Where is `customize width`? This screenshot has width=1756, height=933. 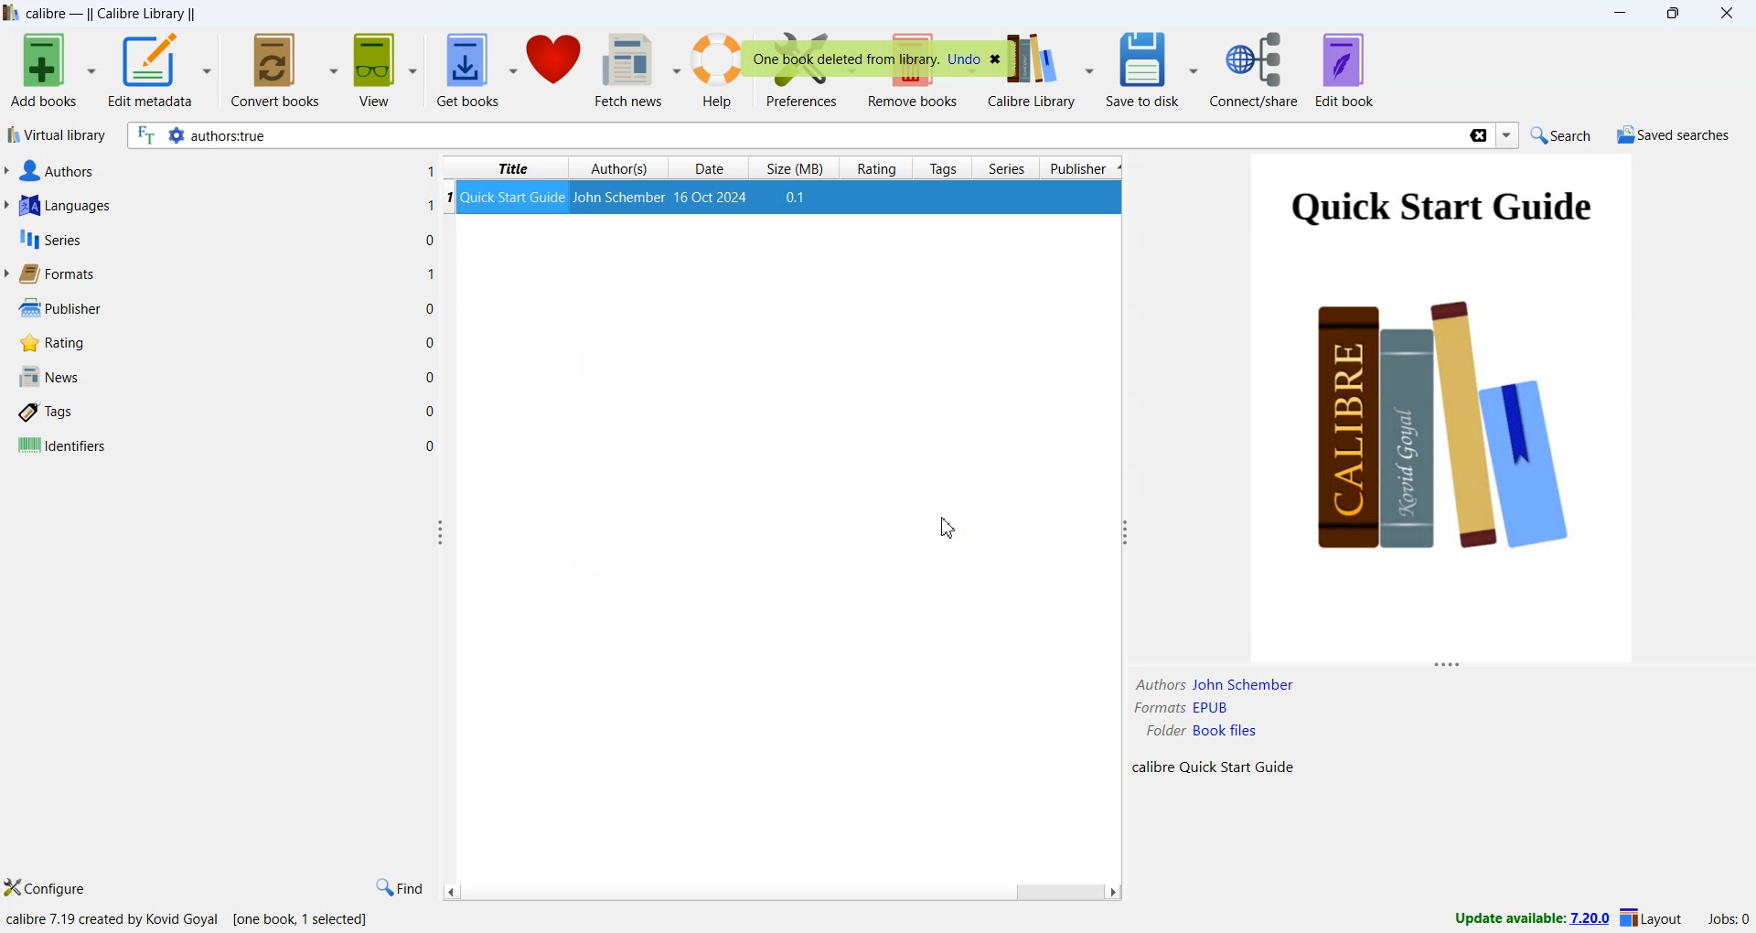
customize width is located at coordinates (442, 532).